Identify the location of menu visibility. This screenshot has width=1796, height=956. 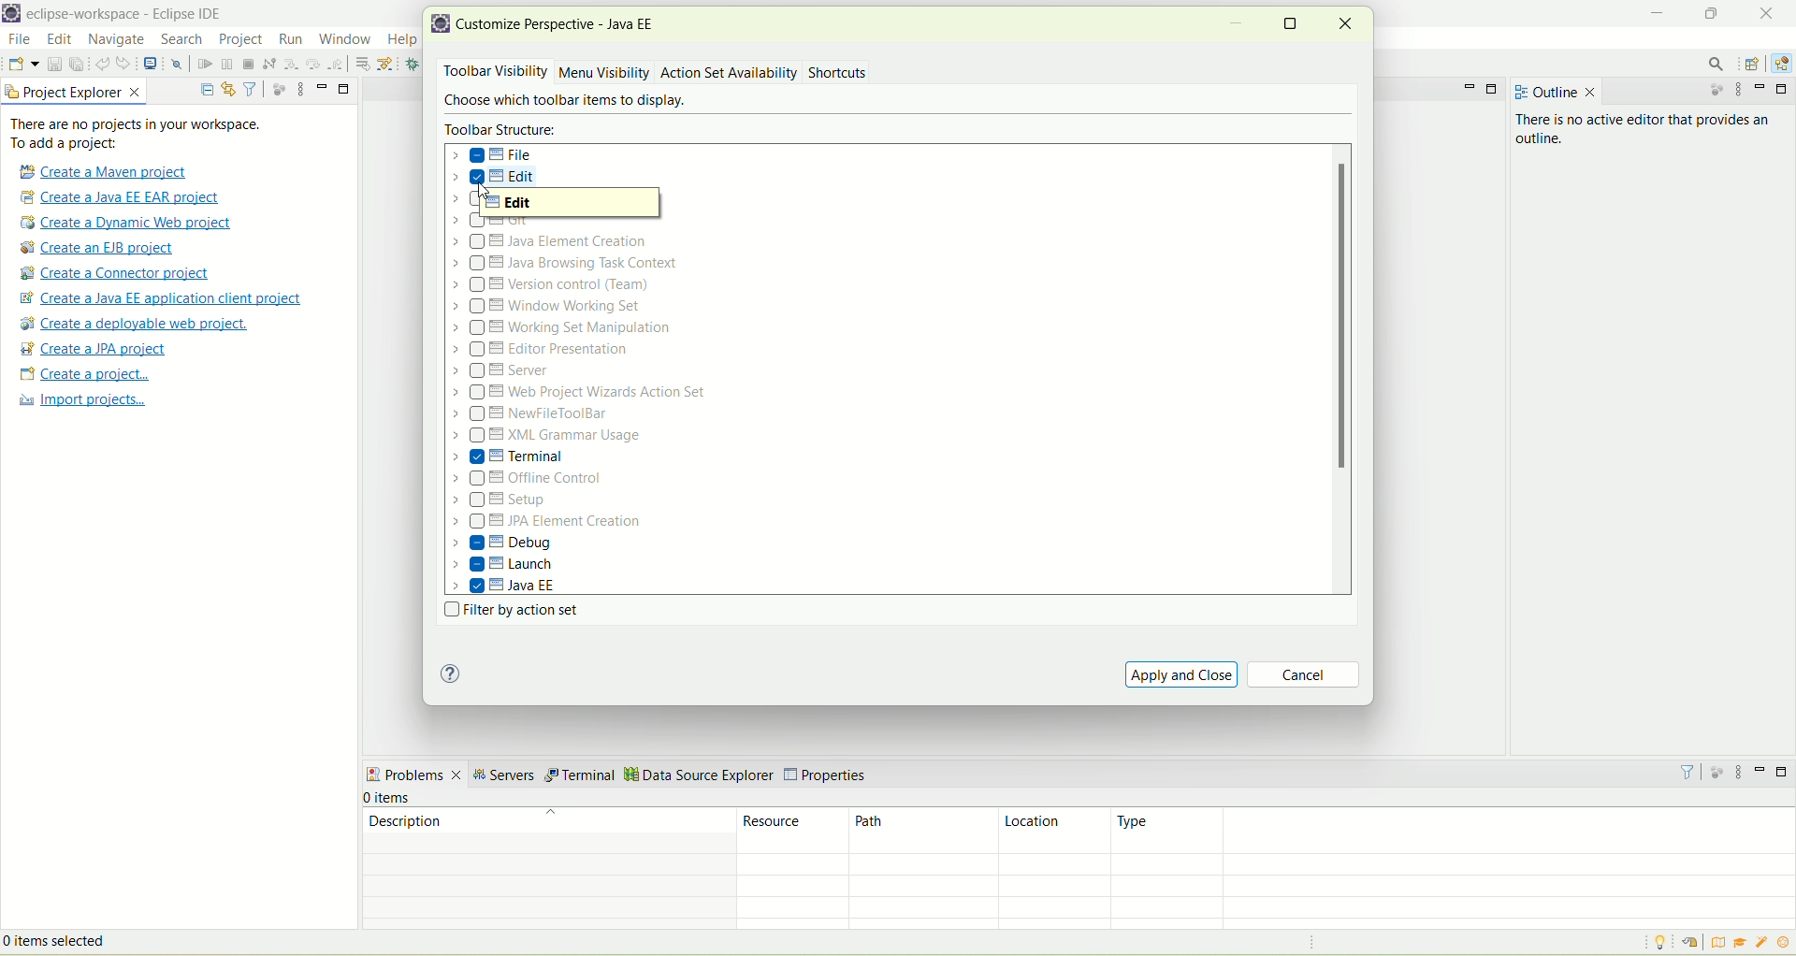
(604, 74).